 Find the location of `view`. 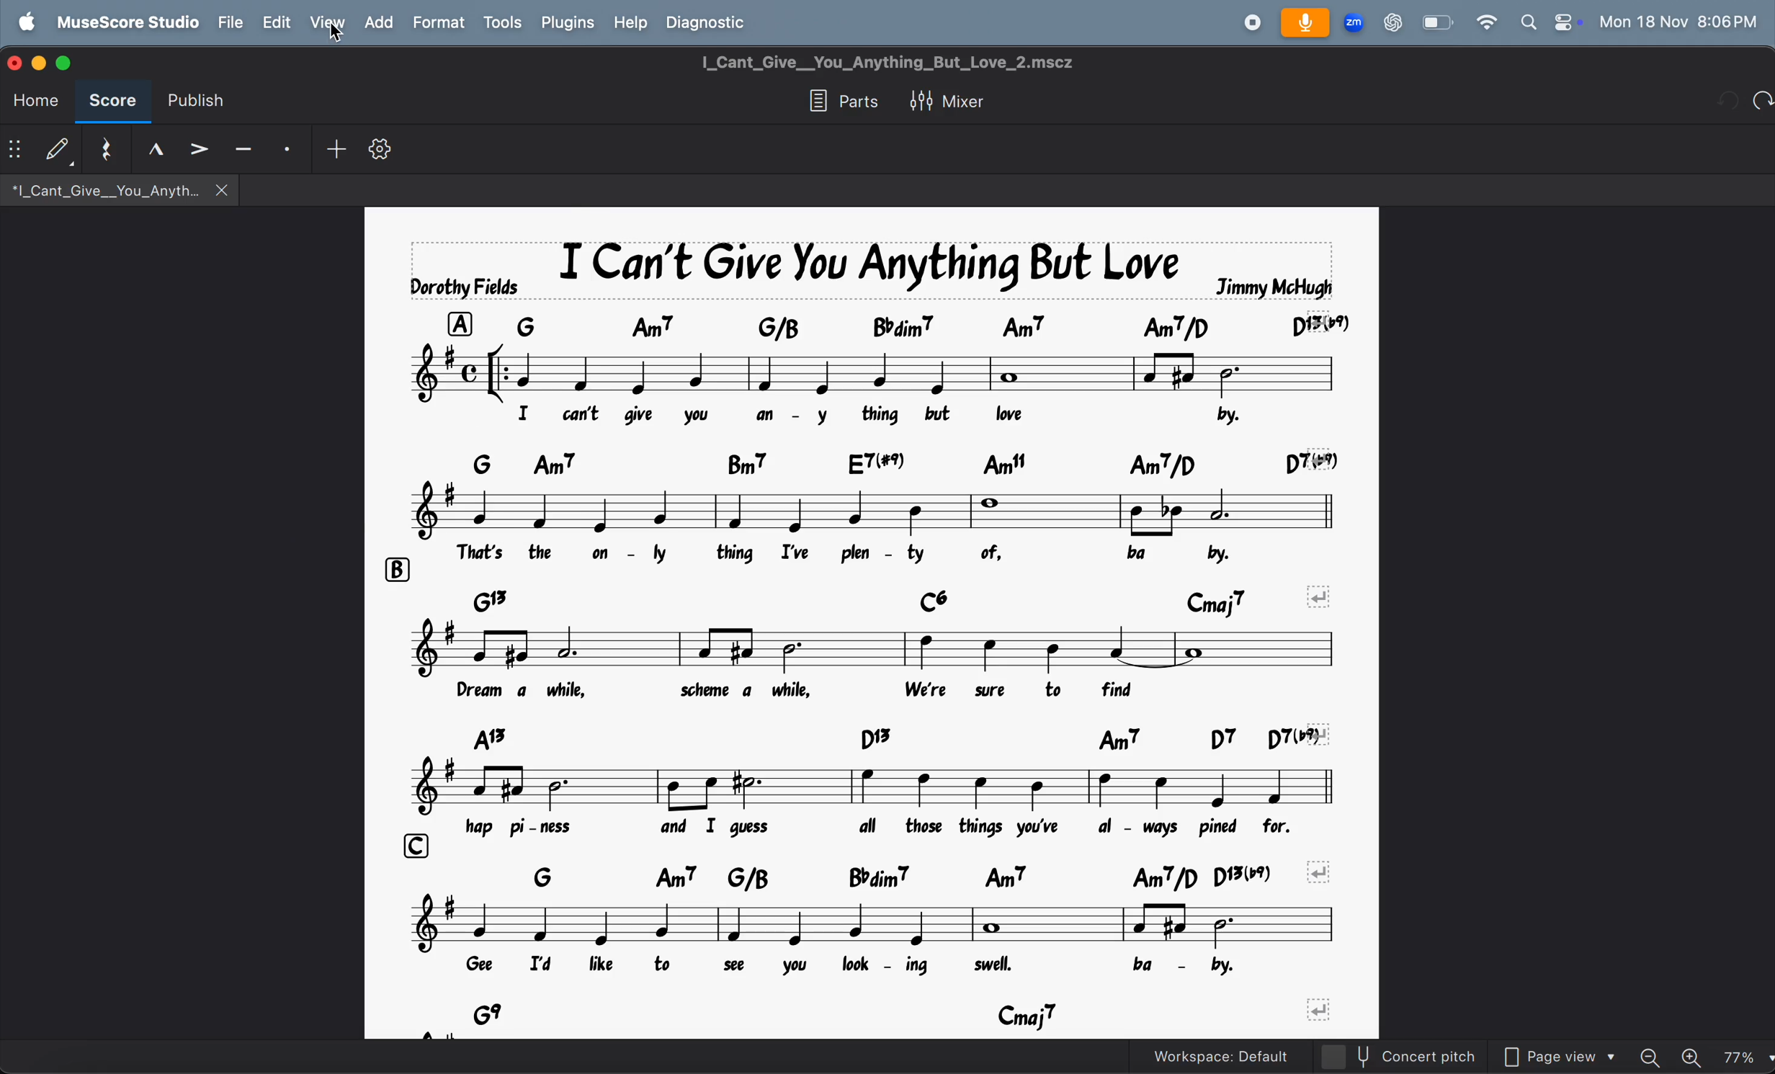

view is located at coordinates (326, 22).